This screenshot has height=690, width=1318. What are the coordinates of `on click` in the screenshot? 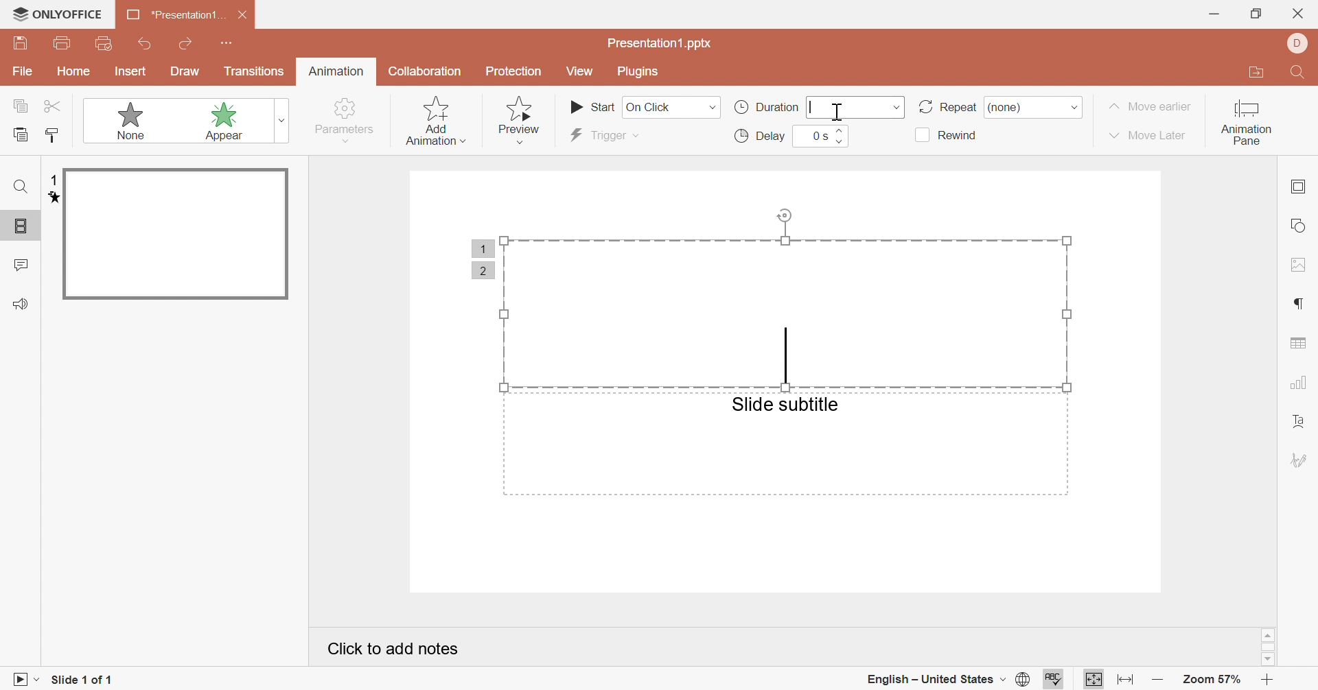 It's located at (671, 107).